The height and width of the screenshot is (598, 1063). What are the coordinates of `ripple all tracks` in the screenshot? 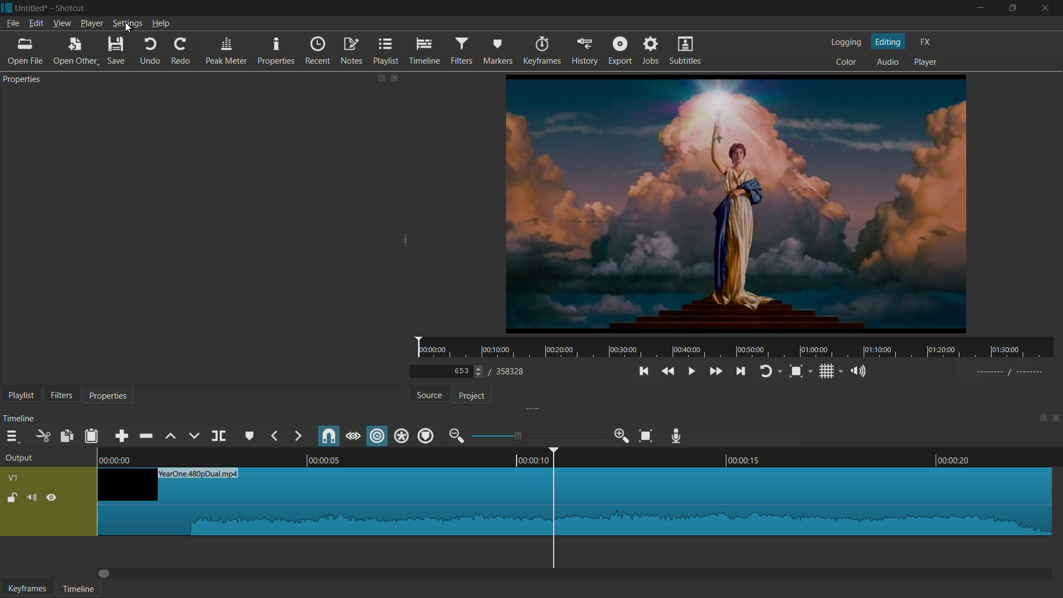 It's located at (401, 436).